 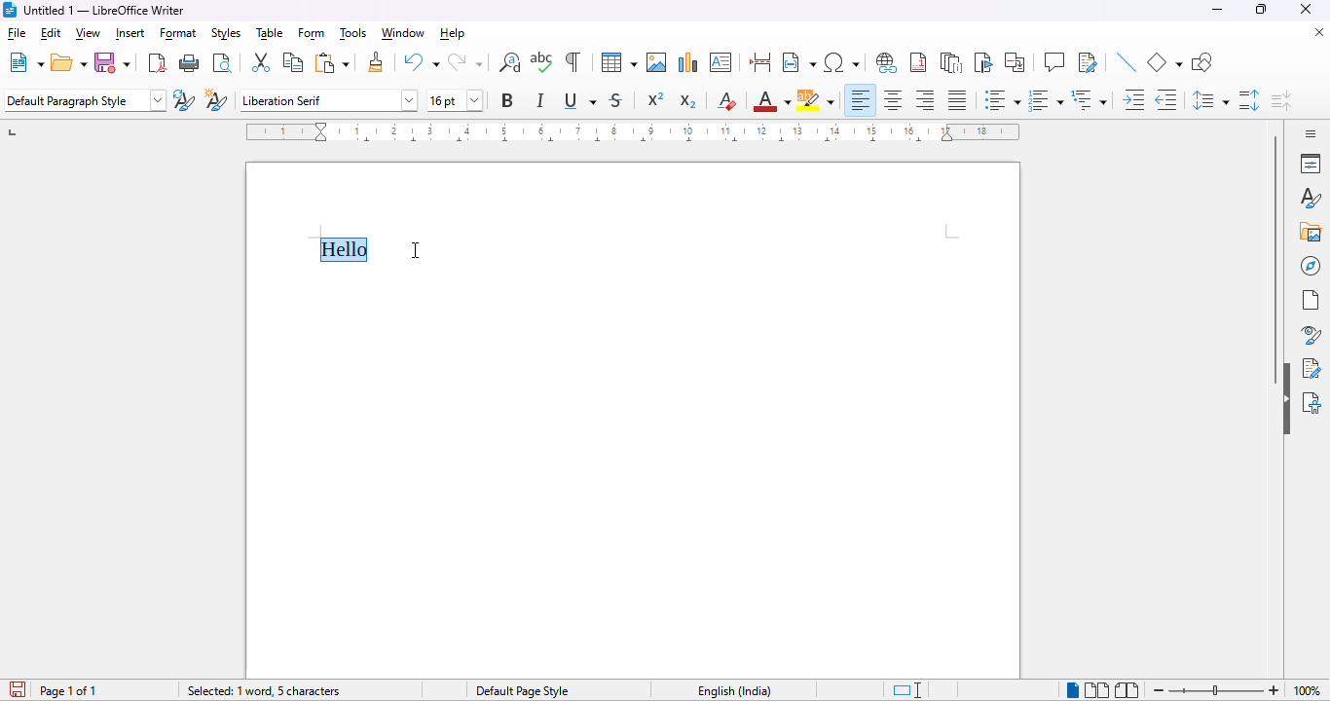 What do you see at coordinates (619, 62) in the screenshot?
I see `insert table` at bounding box center [619, 62].